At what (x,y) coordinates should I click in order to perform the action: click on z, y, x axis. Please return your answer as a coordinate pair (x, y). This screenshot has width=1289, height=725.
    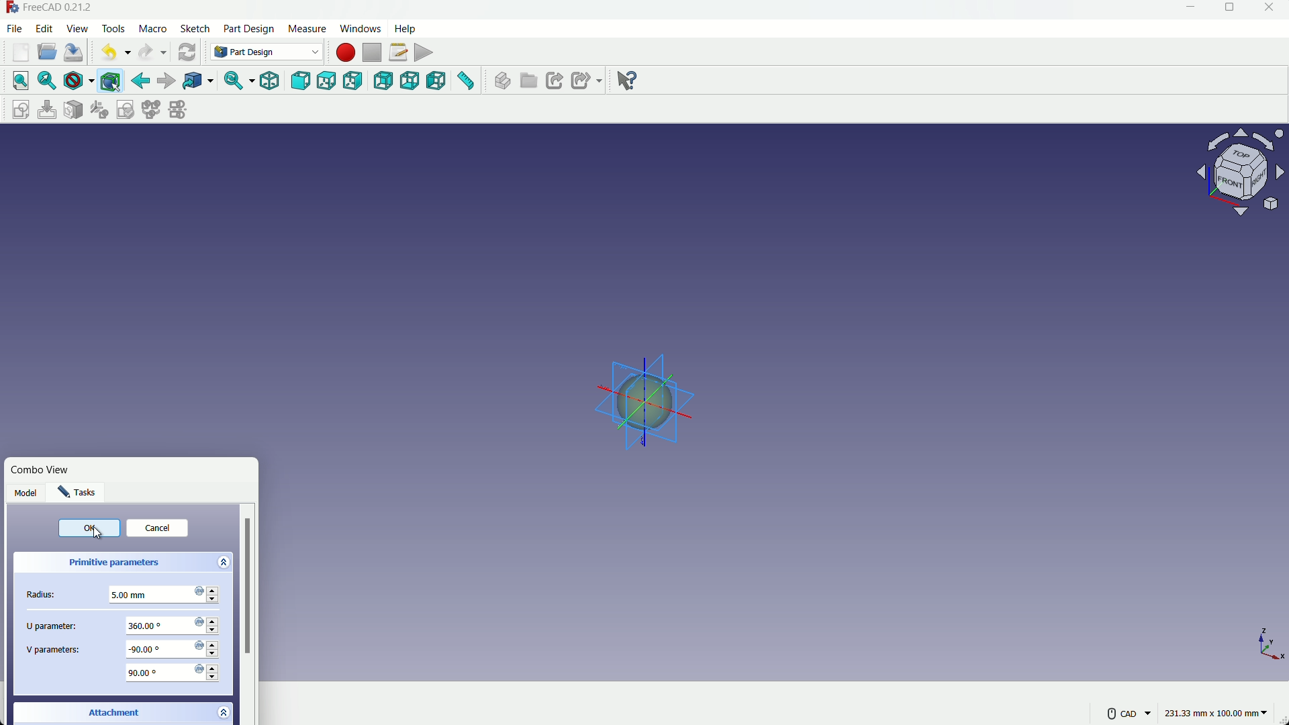
    Looking at the image, I should click on (1271, 640).